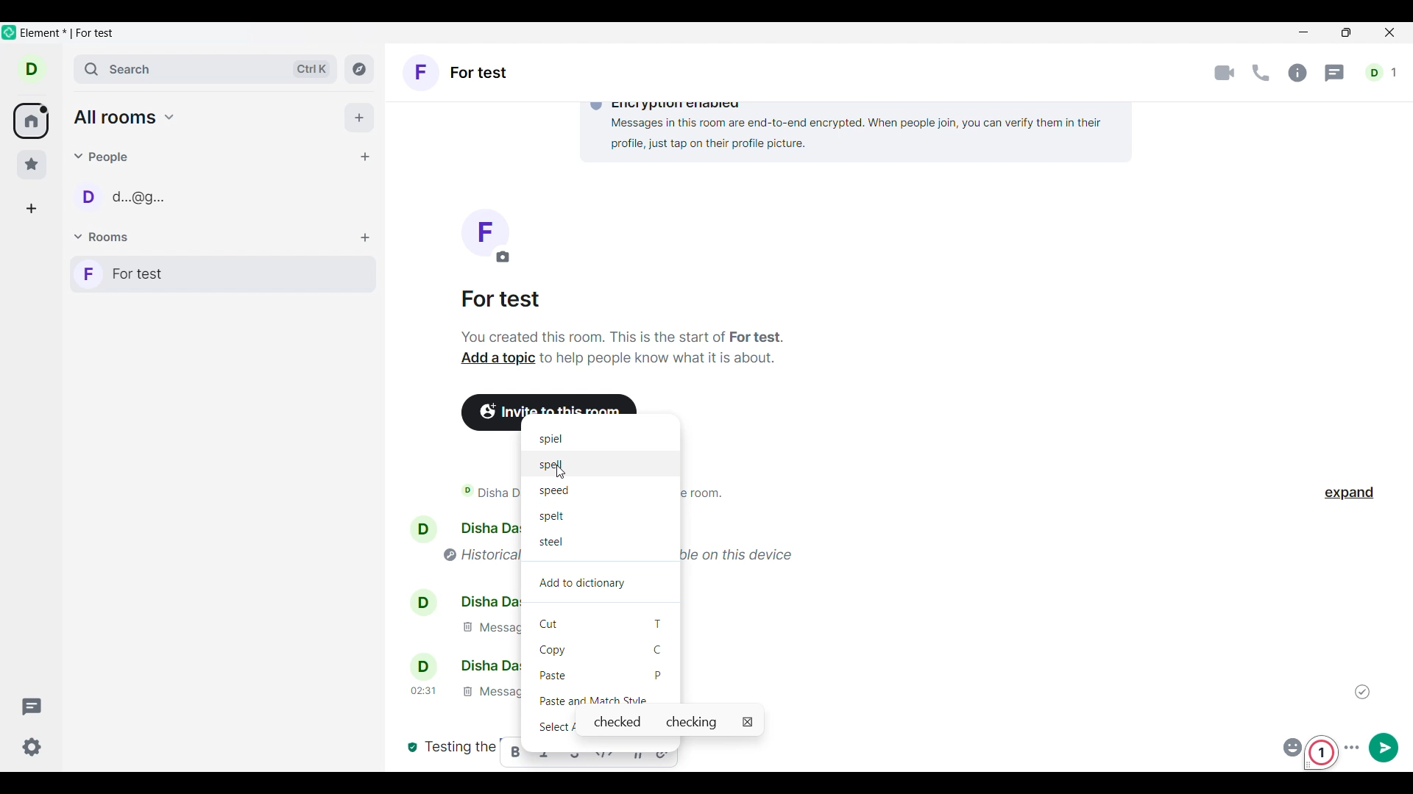 Image resolution: width=1413 pixels, height=794 pixels. Describe the element at coordinates (1297, 73) in the screenshot. I see `Room info` at that location.